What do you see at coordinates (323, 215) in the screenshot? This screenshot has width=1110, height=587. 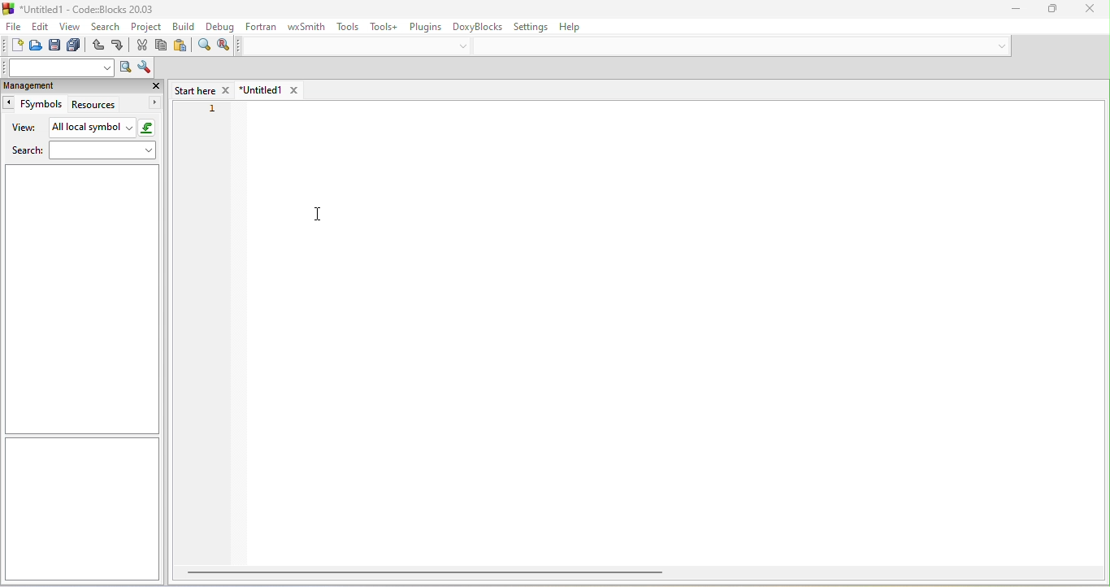 I see `cursor` at bounding box center [323, 215].